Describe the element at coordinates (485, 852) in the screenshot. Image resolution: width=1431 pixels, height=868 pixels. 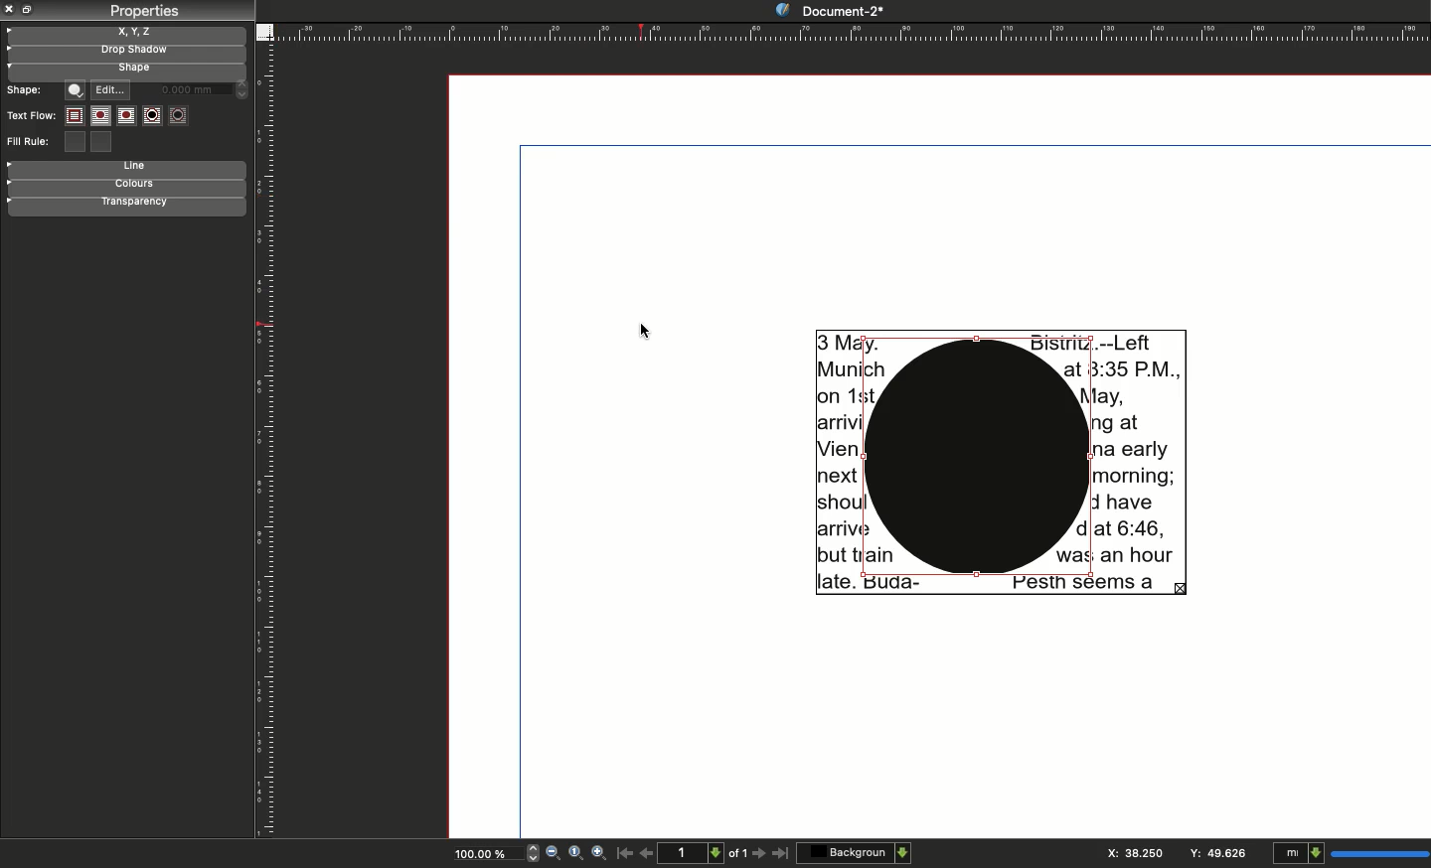
I see `Zoom` at that location.